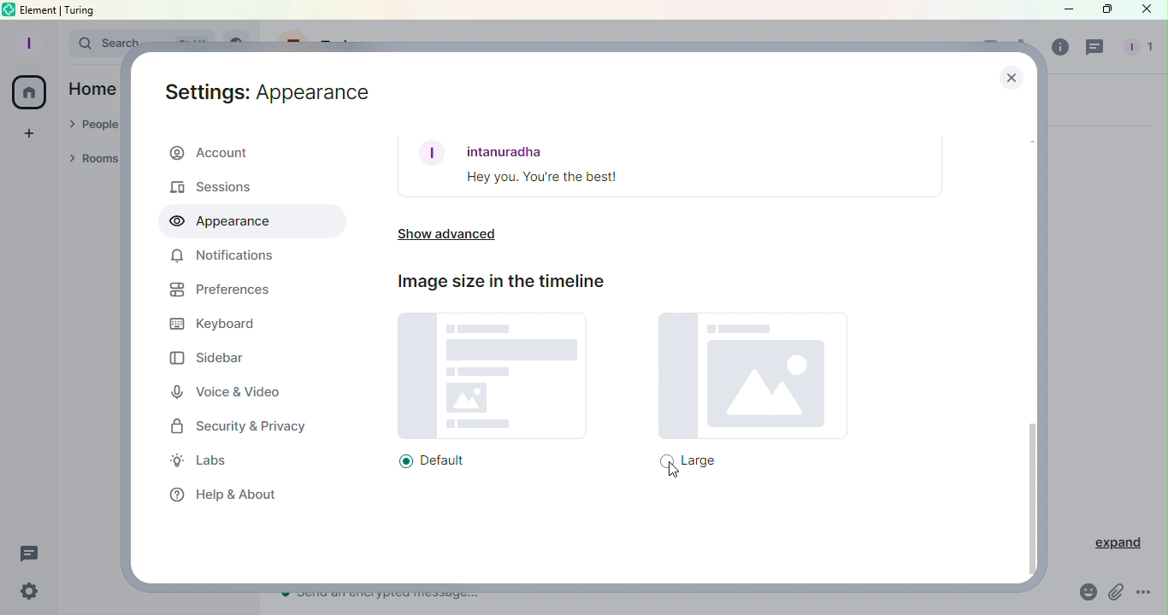  Describe the element at coordinates (212, 325) in the screenshot. I see `Keyboard` at that location.